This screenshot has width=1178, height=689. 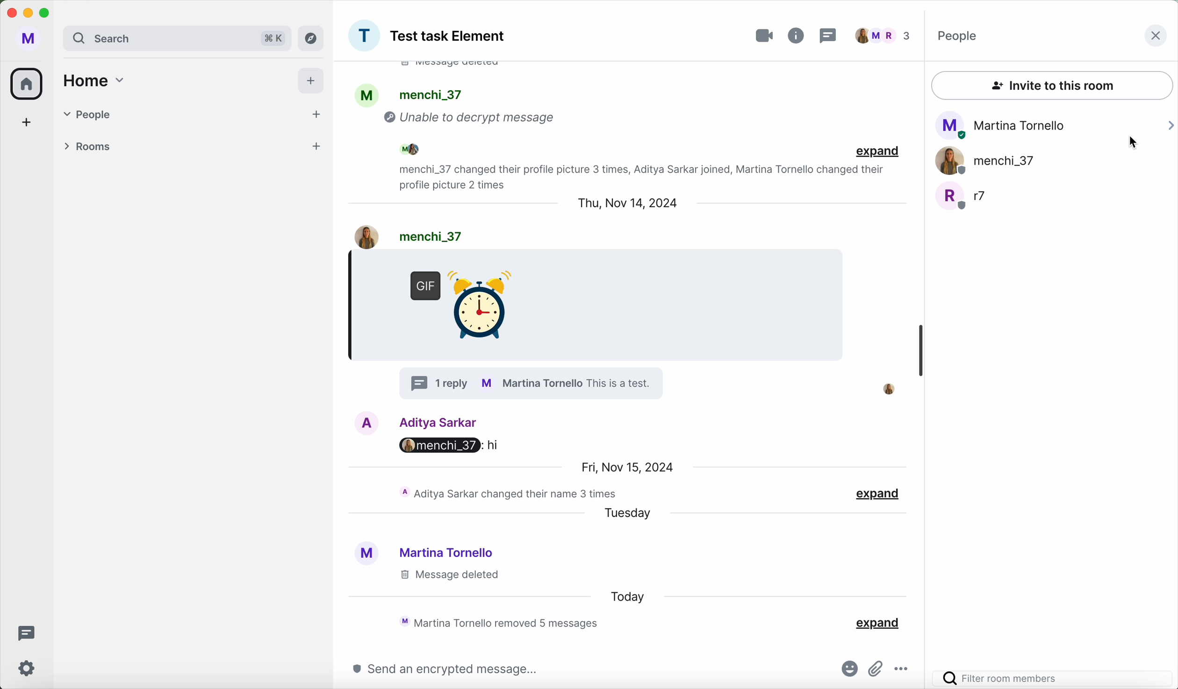 What do you see at coordinates (313, 115) in the screenshot?
I see `add` at bounding box center [313, 115].